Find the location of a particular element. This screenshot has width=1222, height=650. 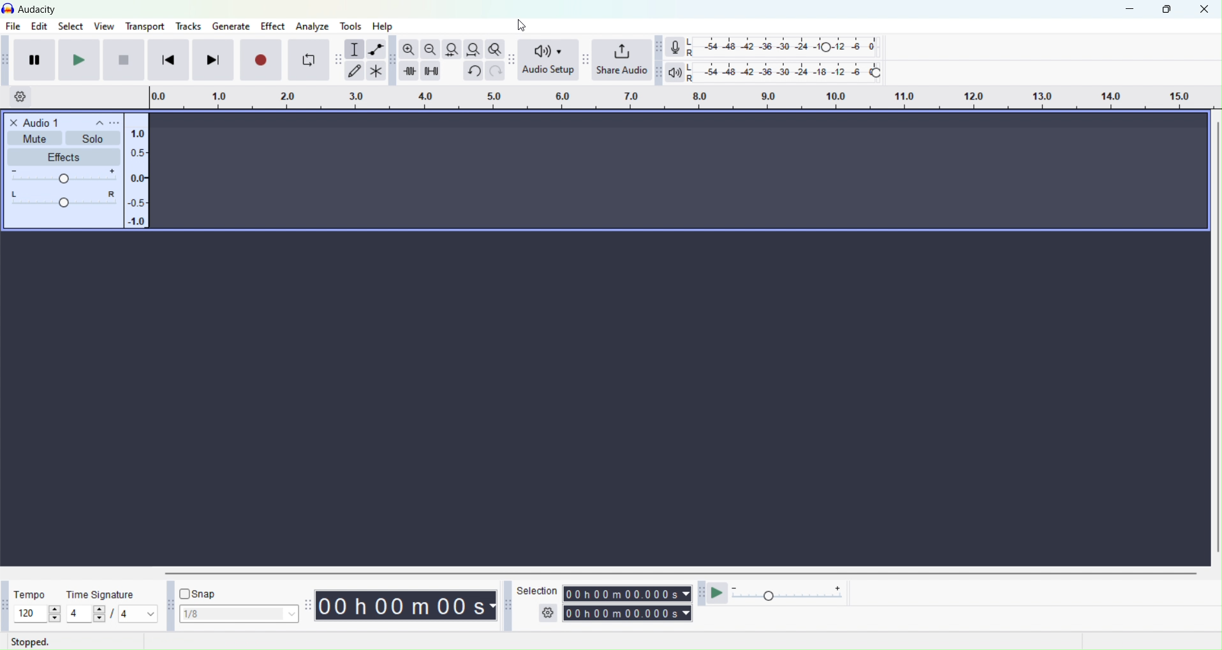

close is located at coordinates (12, 122).